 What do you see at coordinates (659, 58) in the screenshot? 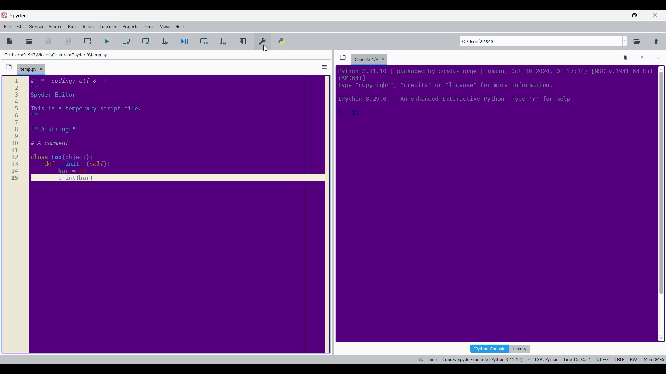
I see `Options` at bounding box center [659, 58].